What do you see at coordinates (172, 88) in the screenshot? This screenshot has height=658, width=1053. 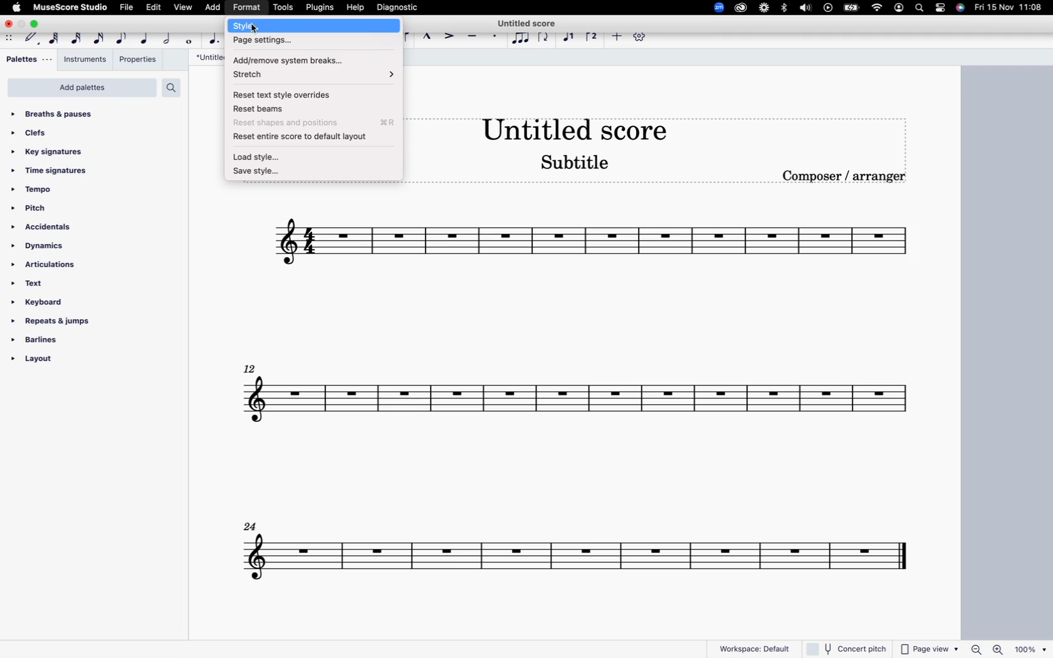 I see `search` at bounding box center [172, 88].